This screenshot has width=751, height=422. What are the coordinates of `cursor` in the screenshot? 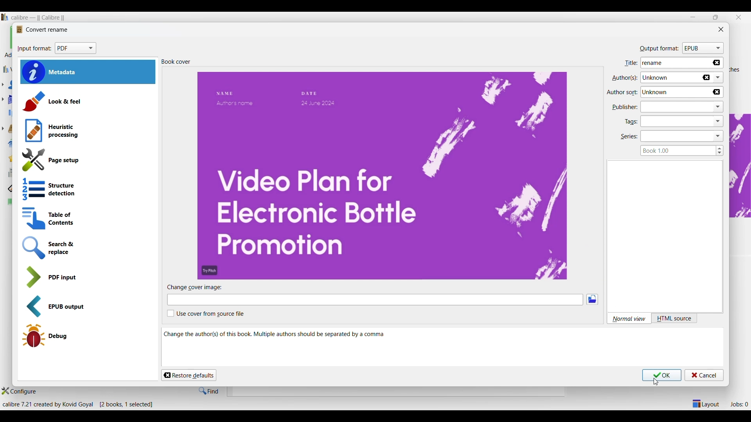 It's located at (656, 384).